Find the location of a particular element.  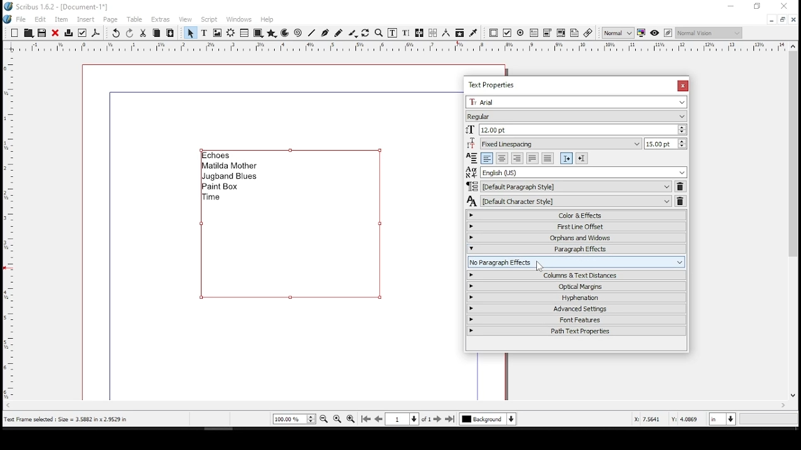

help is located at coordinates (267, 19).